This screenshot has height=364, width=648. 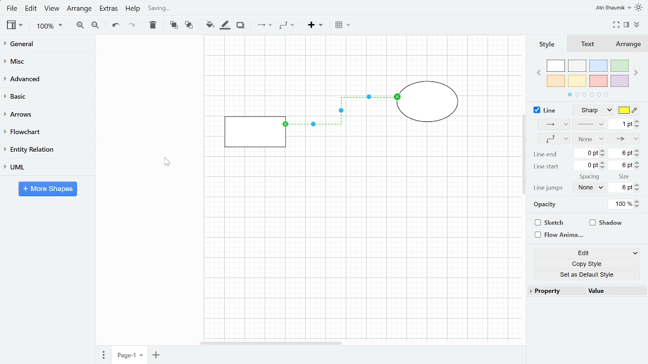 I want to click on Color of the connector changed to yellow, so click(x=343, y=116).